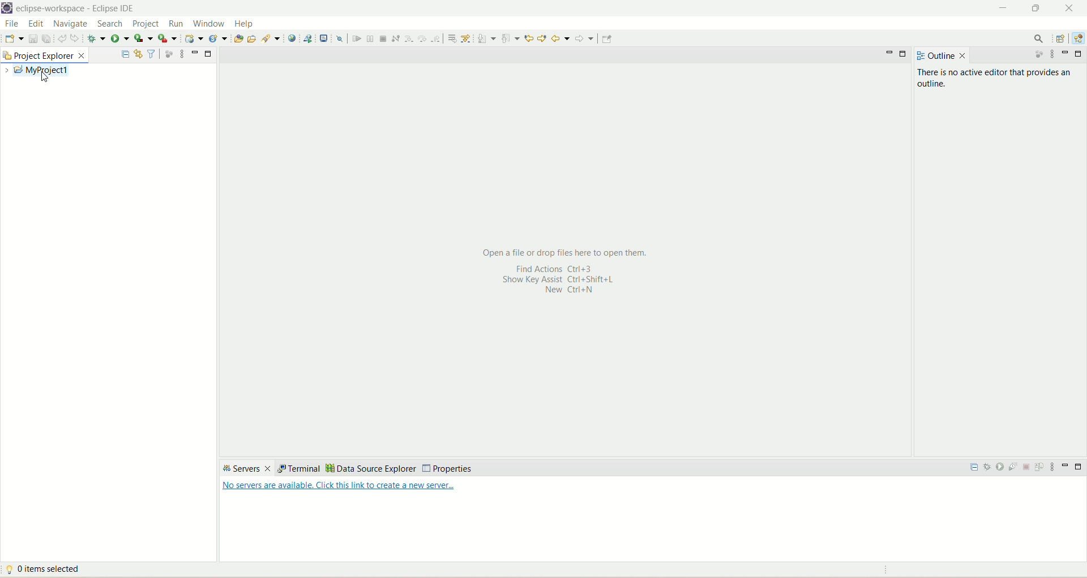 The image size is (1087, 578). What do you see at coordinates (339, 38) in the screenshot?
I see `skip all breakpoints` at bounding box center [339, 38].